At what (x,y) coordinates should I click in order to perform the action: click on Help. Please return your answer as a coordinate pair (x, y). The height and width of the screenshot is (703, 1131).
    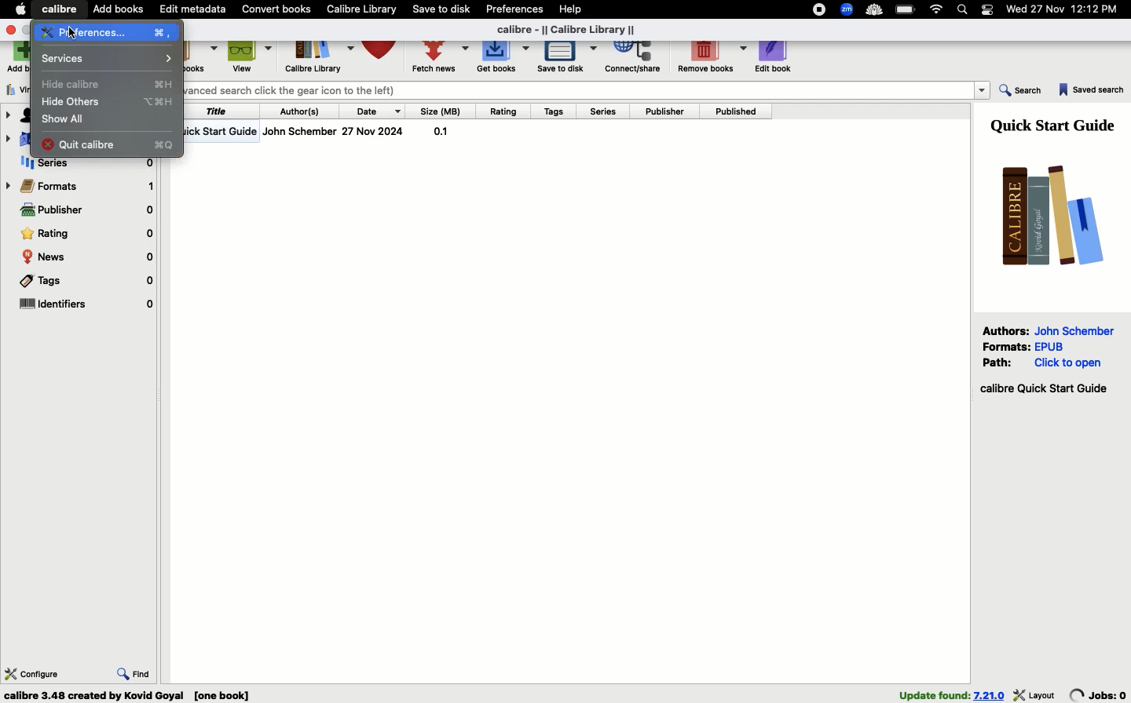
    Looking at the image, I should click on (569, 8).